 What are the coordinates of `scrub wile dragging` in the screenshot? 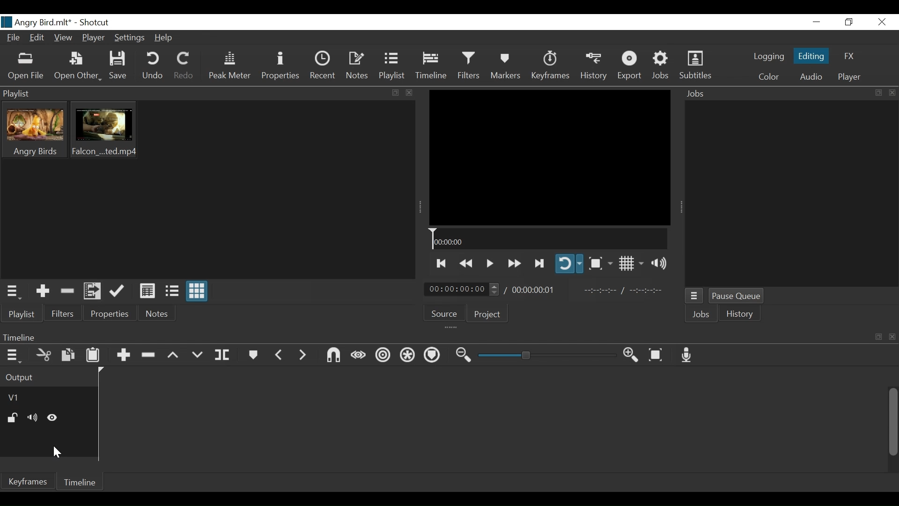 It's located at (359, 356).